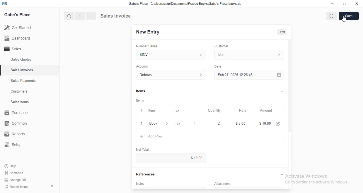 Image resolution: width=363 pixels, height=193 pixels. Describe the element at coordinates (332, 4) in the screenshot. I see `Minimize` at that location.